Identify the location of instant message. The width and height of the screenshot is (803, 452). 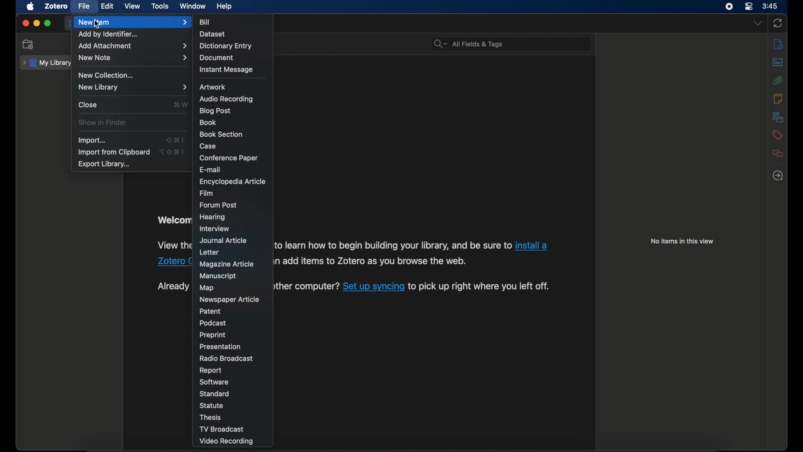
(226, 70).